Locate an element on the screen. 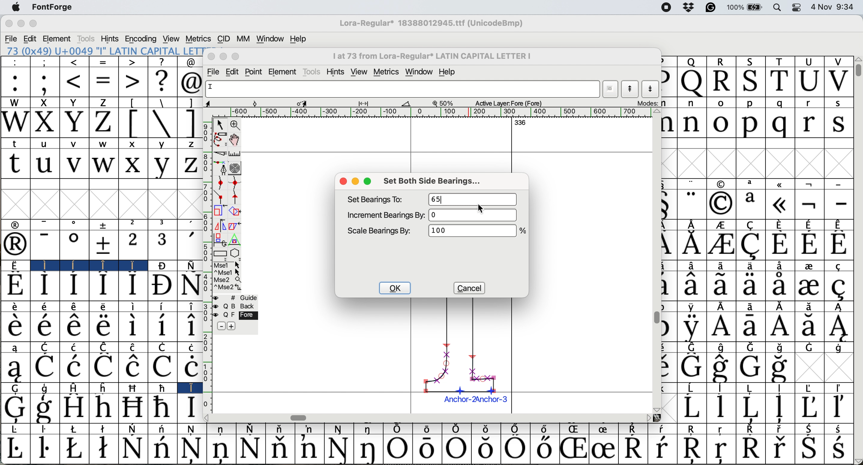 This screenshot has height=465, width=863. Z is located at coordinates (102, 103).